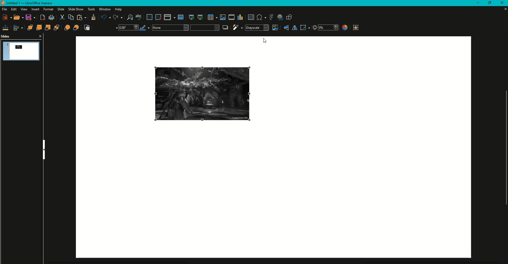 The image size is (508, 264). I want to click on Behind Object, so click(77, 27).